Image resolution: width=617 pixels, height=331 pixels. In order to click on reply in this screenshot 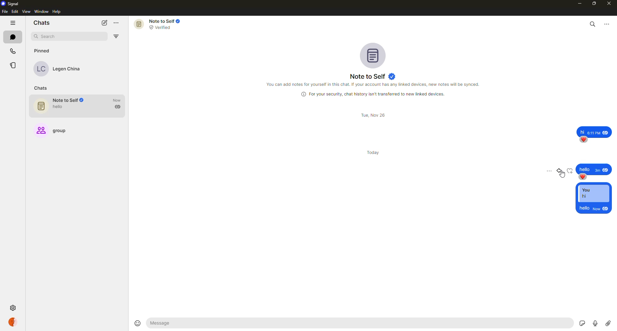, I will do `click(593, 198)`.